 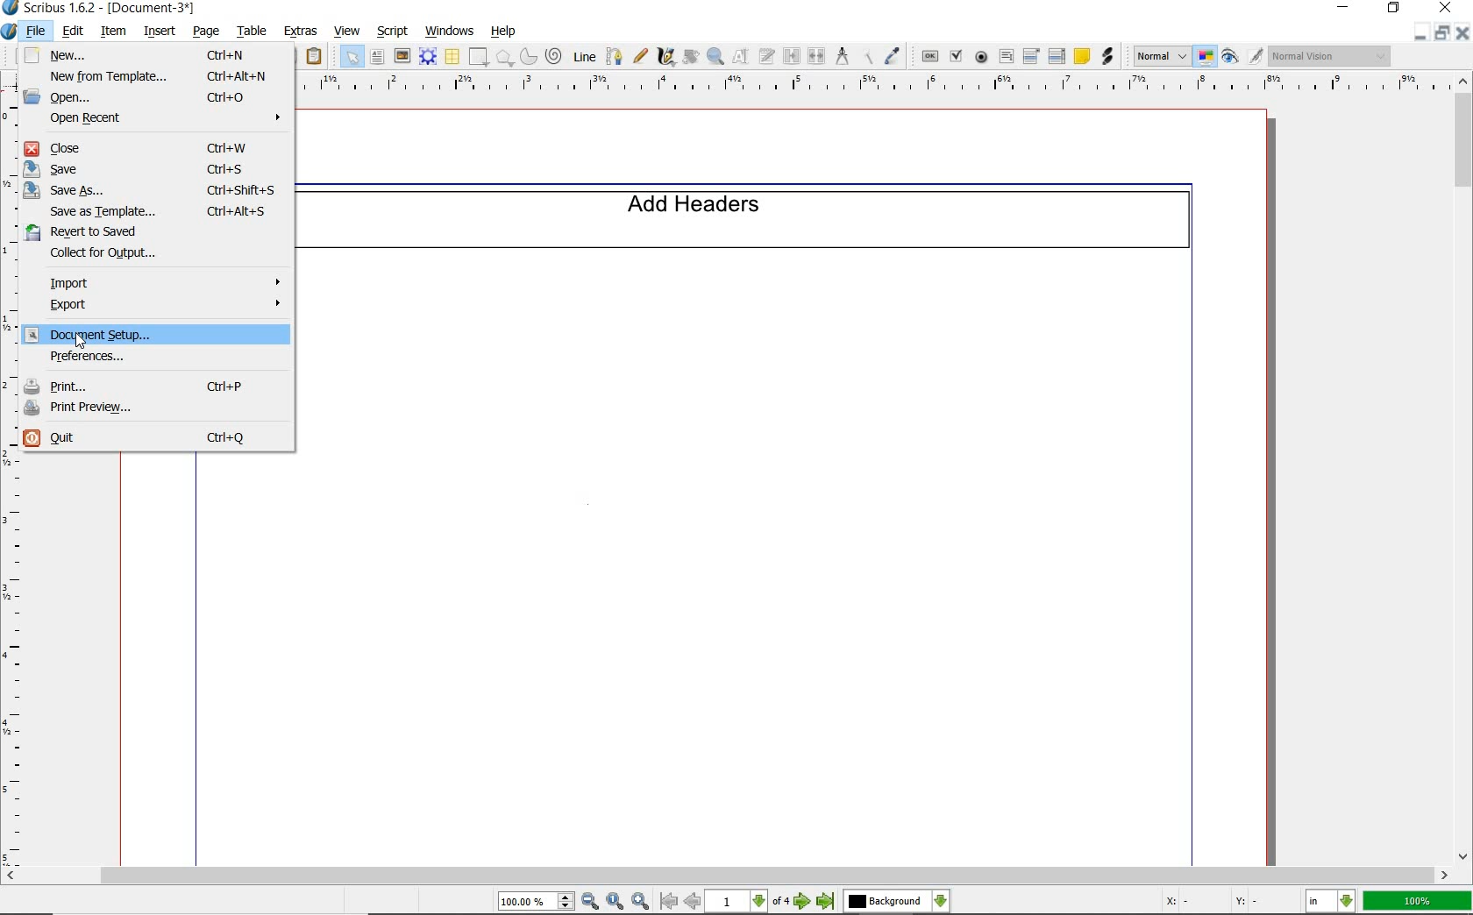 I want to click on new from template, so click(x=155, y=75).